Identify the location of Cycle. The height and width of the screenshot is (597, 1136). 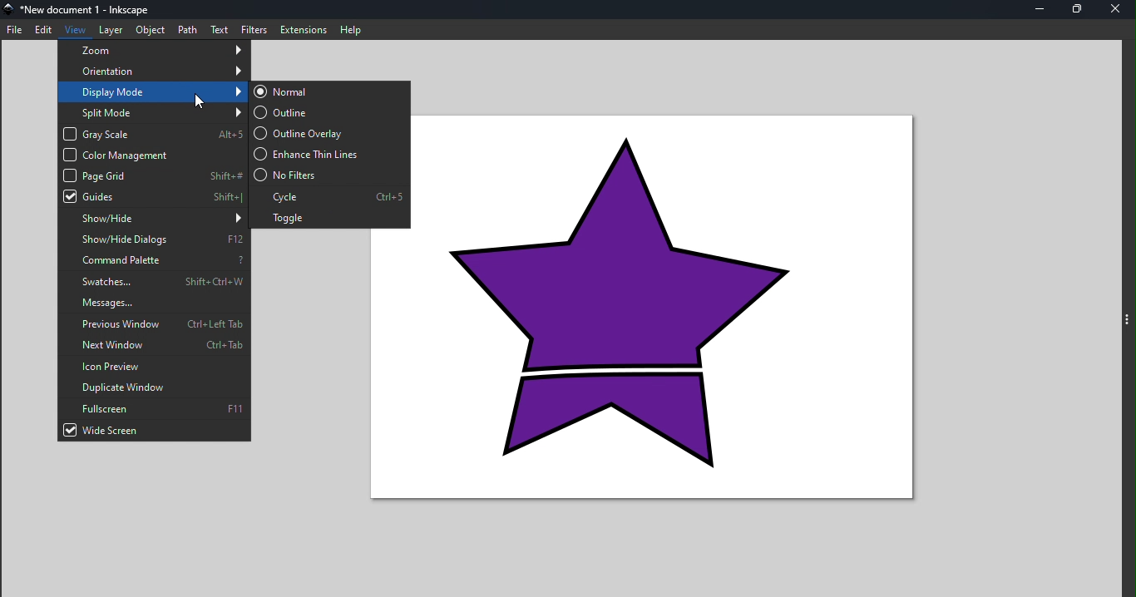
(330, 195).